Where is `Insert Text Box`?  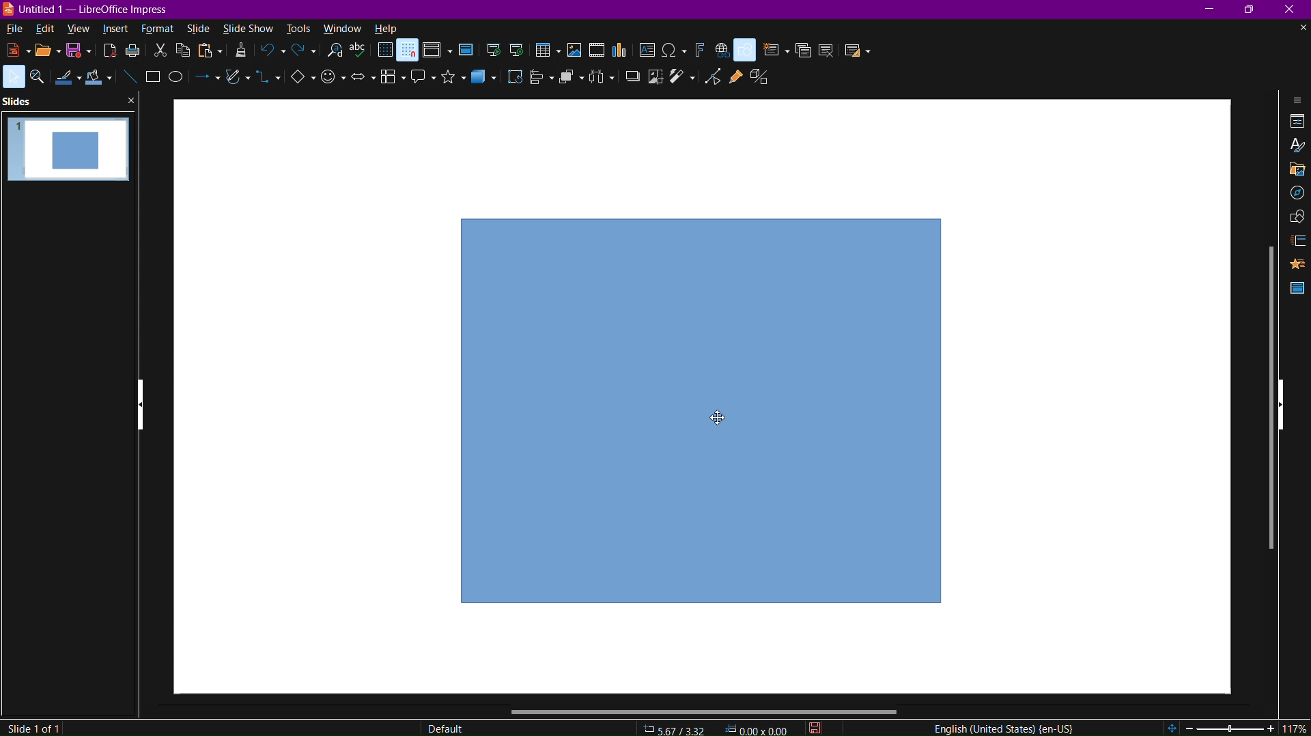 Insert Text Box is located at coordinates (649, 51).